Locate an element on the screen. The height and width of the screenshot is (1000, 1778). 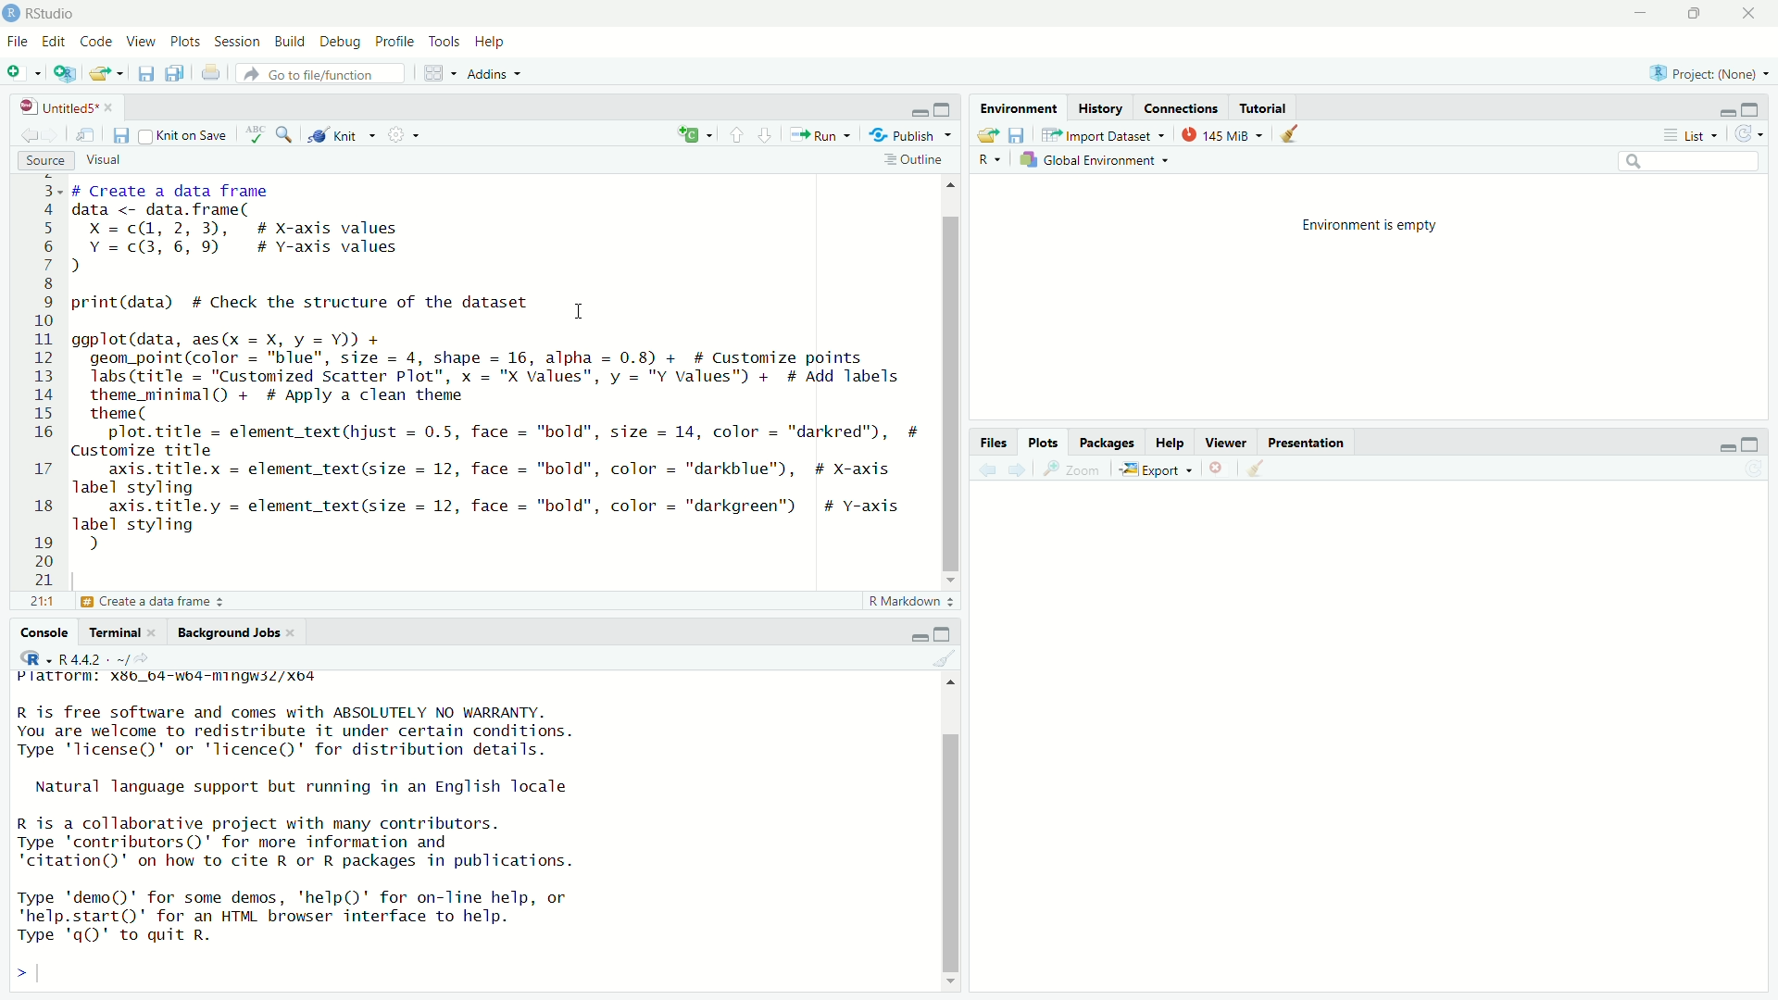
Cursor is located at coordinates (581, 310).